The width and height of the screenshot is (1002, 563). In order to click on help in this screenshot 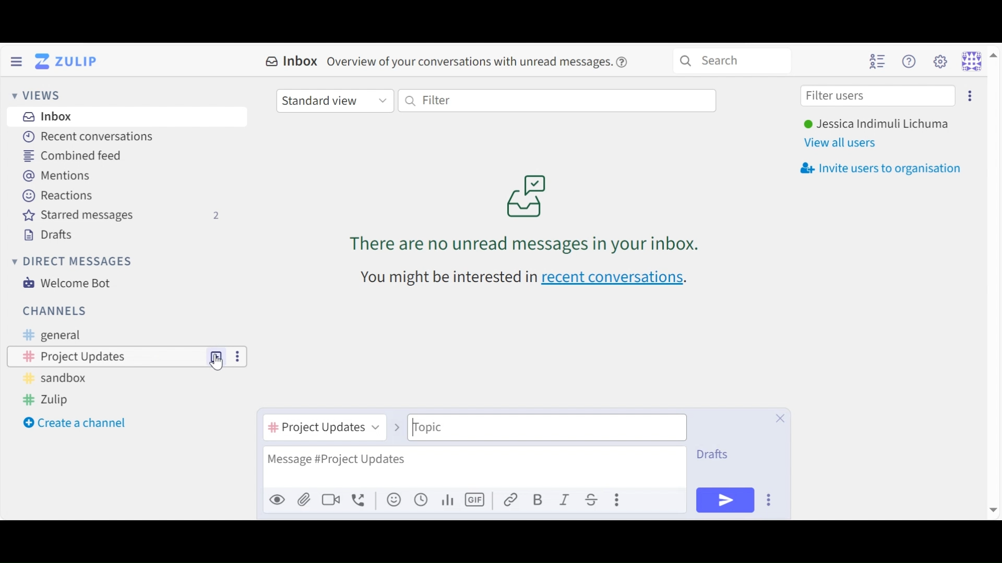, I will do `click(625, 62)`.